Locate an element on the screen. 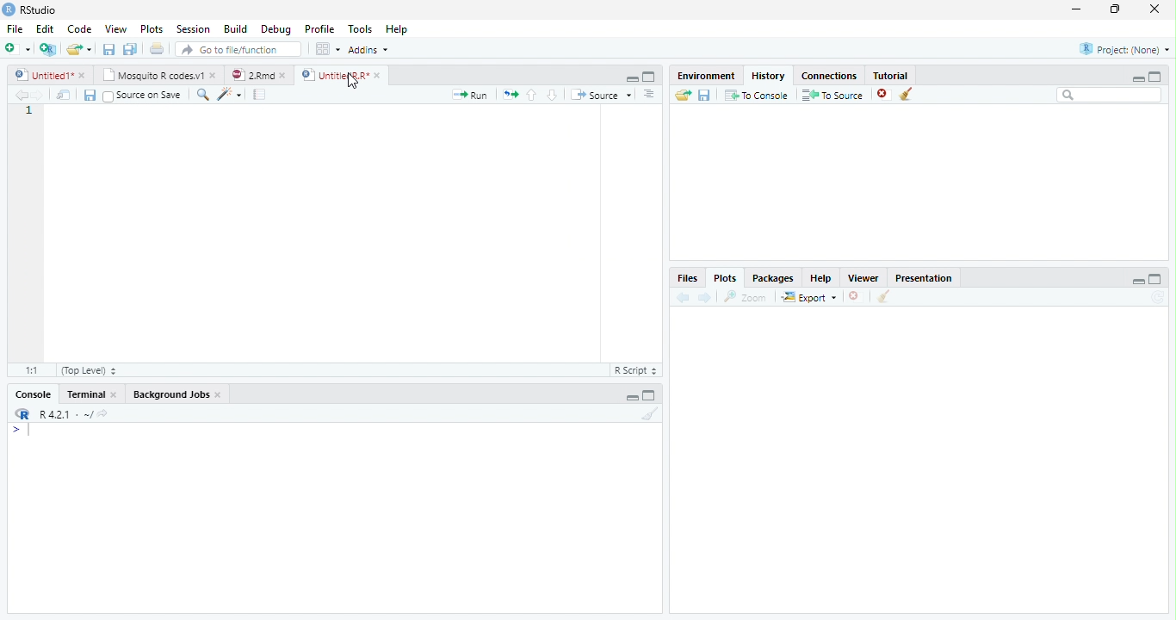 This screenshot has height=620, width=1176. Remove the selected history entries is located at coordinates (883, 94).